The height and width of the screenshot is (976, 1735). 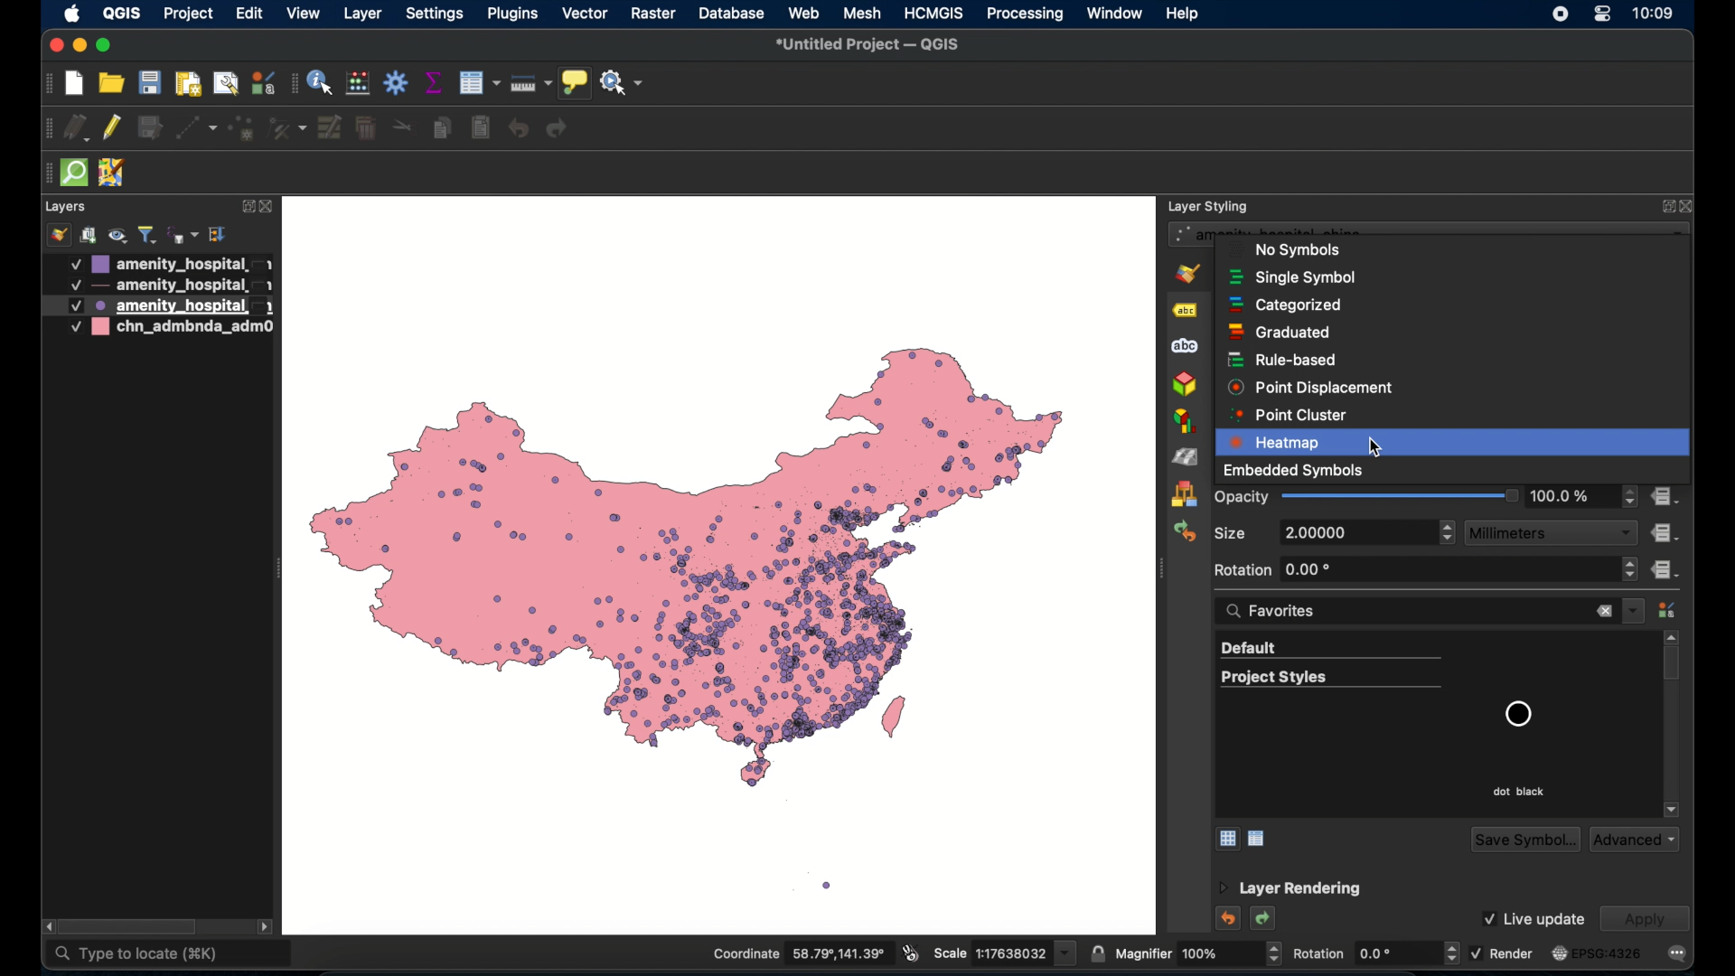 What do you see at coordinates (169, 264) in the screenshot?
I see `layer 1` at bounding box center [169, 264].